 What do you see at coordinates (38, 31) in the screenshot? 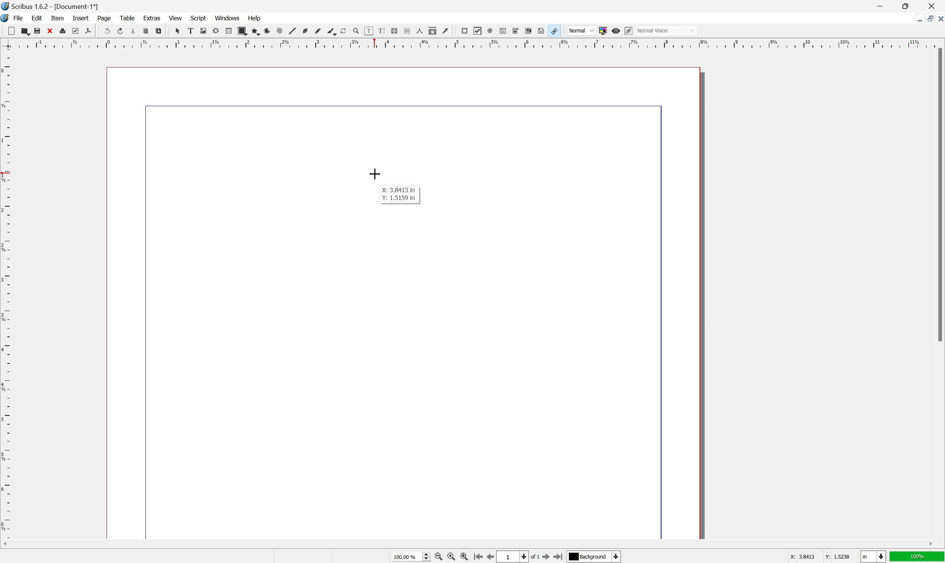
I see `save` at bounding box center [38, 31].